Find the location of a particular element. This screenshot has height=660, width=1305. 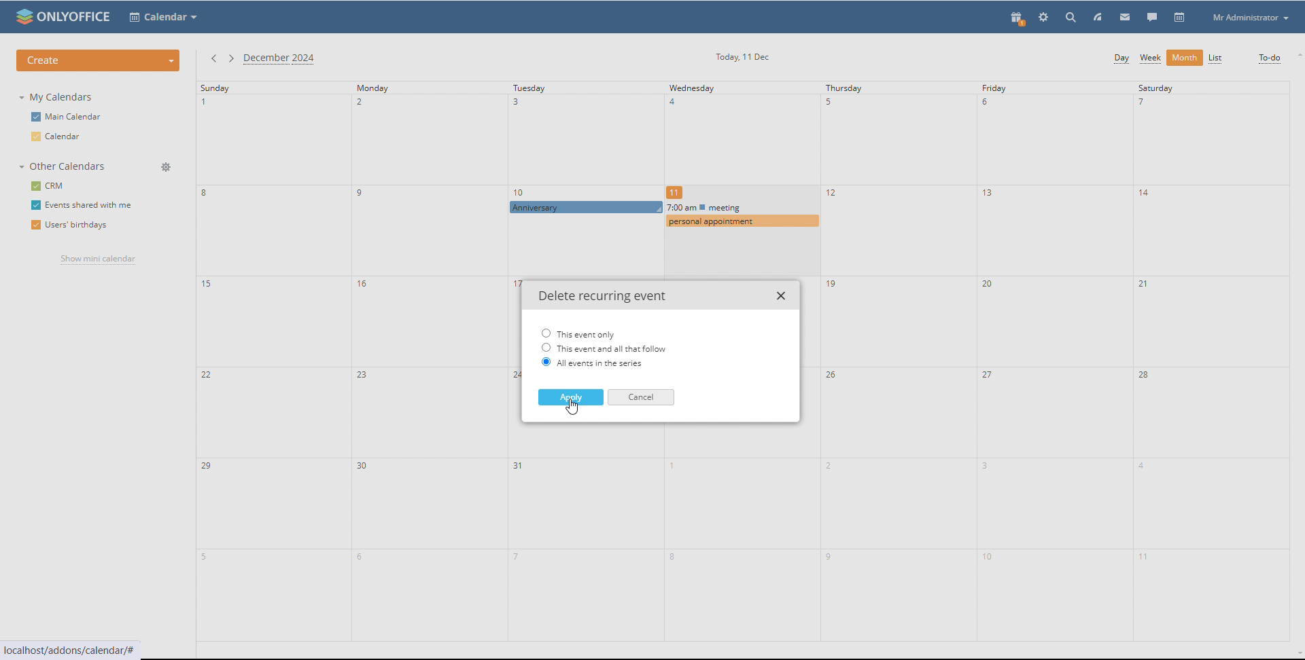

show mini calendar is located at coordinates (97, 260).